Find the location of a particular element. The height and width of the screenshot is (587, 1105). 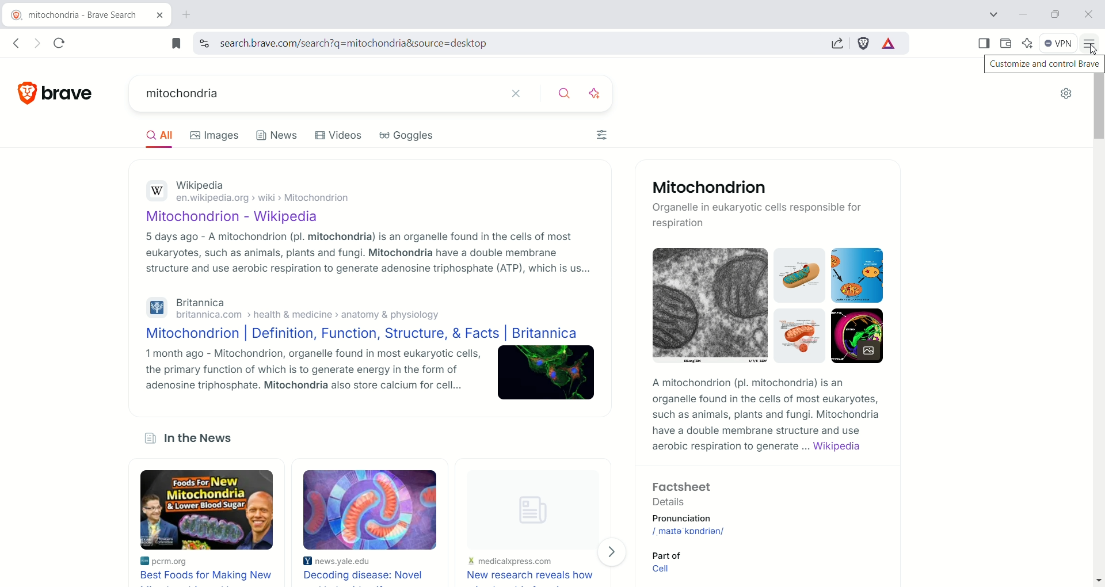

search.brave.com/search?q=mitochondria&source=desktop is located at coordinates (505, 45).